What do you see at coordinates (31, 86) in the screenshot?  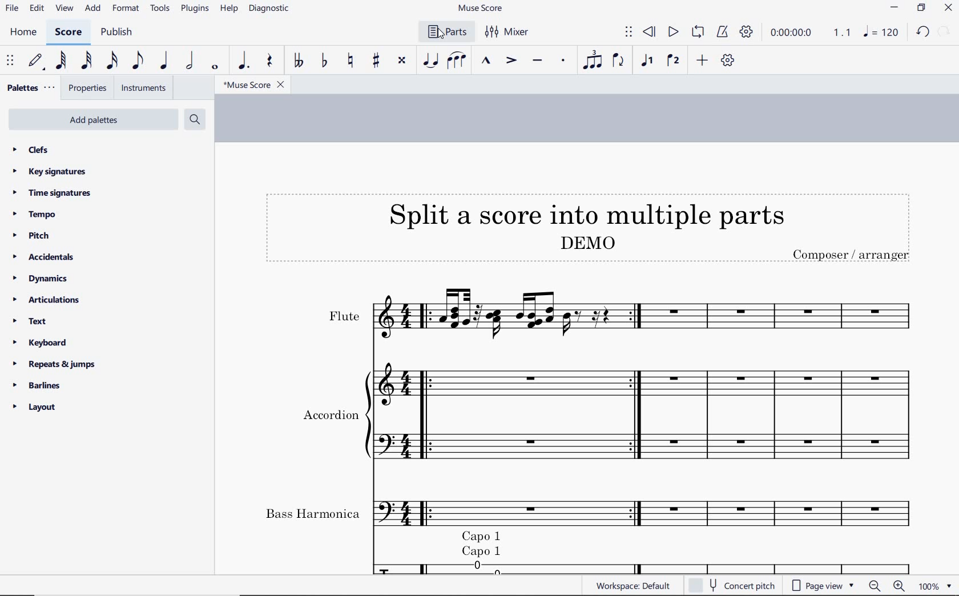 I see `palettes` at bounding box center [31, 86].